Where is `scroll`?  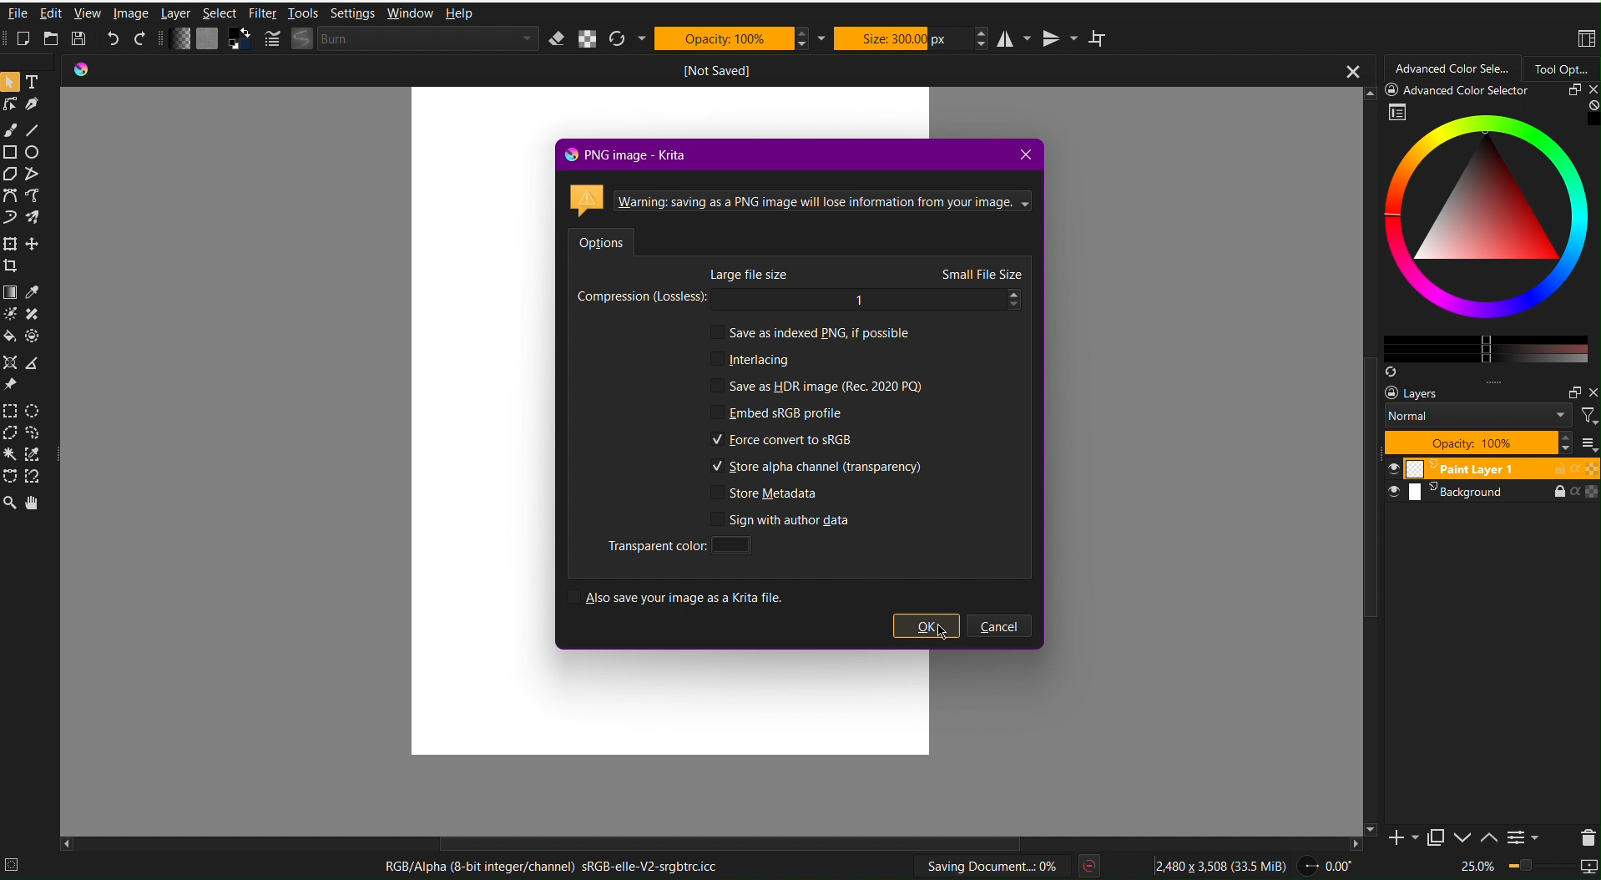
scroll is located at coordinates (735, 845).